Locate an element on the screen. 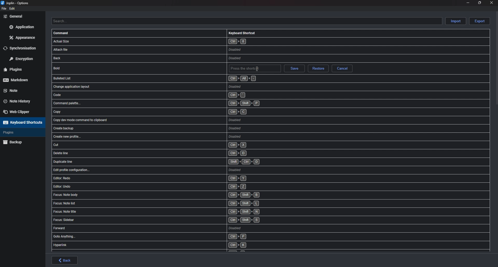 Image resolution: width=498 pixels, height=267 pixels. cancel is located at coordinates (342, 68).